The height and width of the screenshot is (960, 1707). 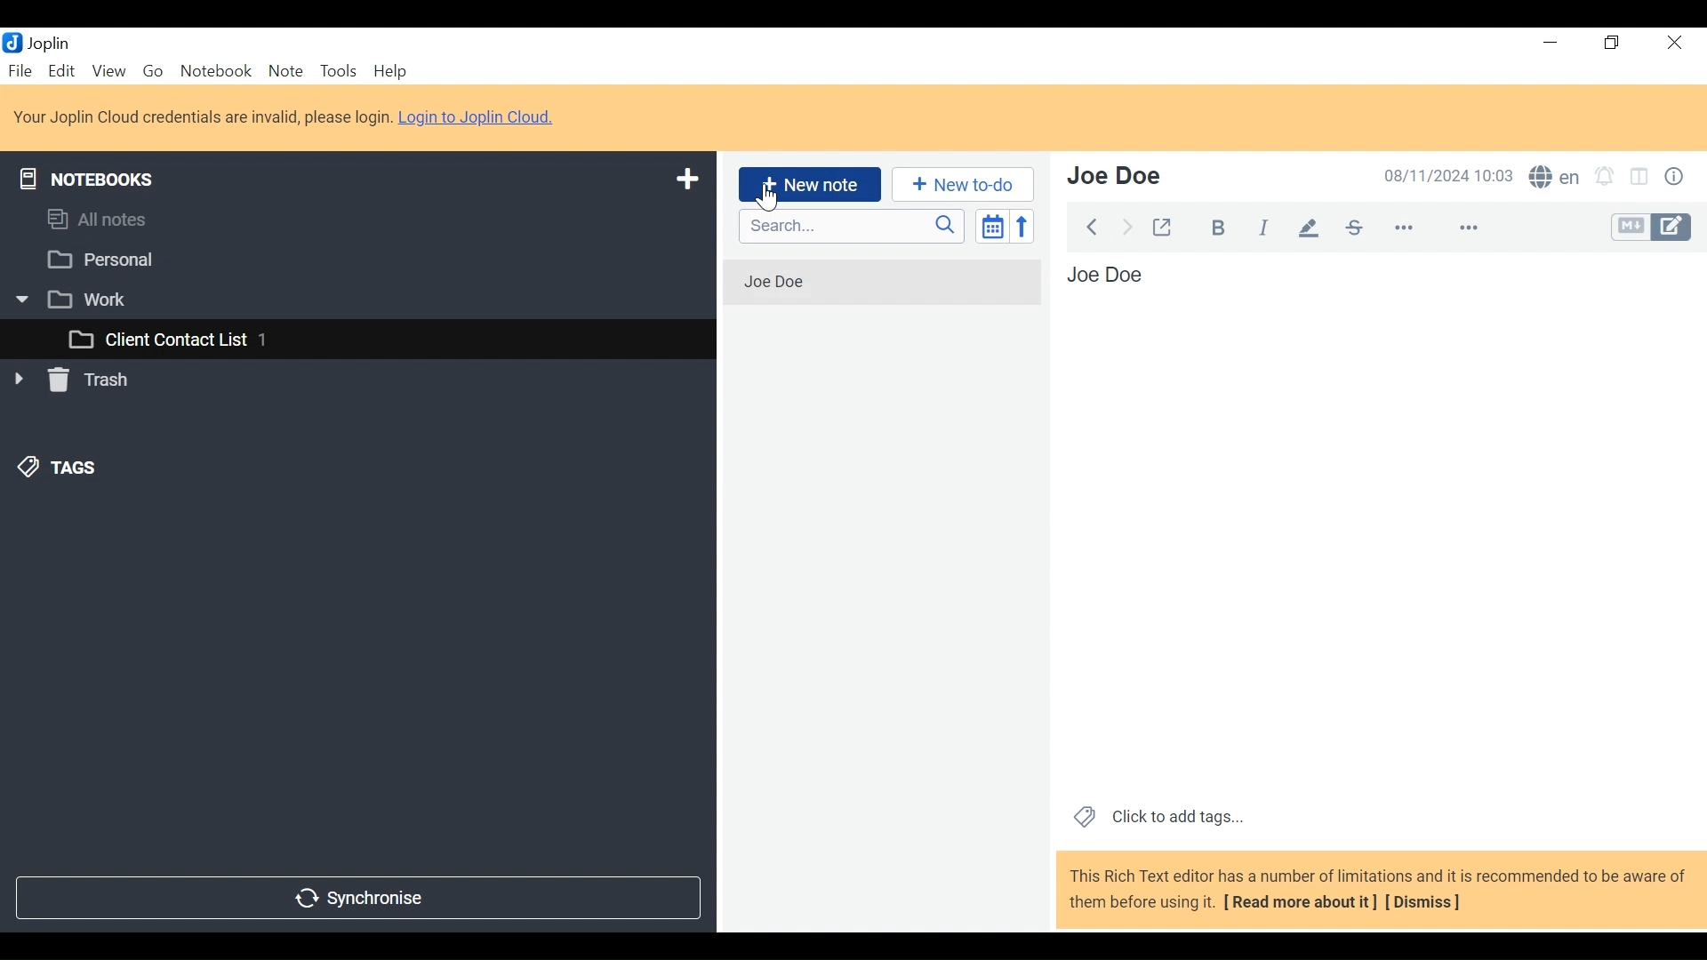 What do you see at coordinates (880, 281) in the screenshot?
I see `Jon Doe` at bounding box center [880, 281].